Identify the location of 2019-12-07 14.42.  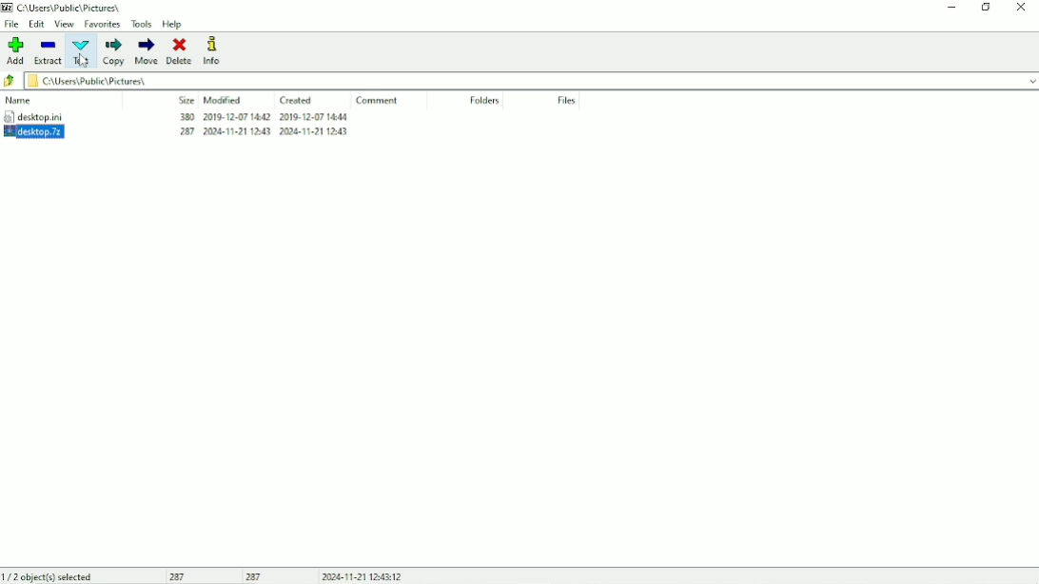
(240, 116).